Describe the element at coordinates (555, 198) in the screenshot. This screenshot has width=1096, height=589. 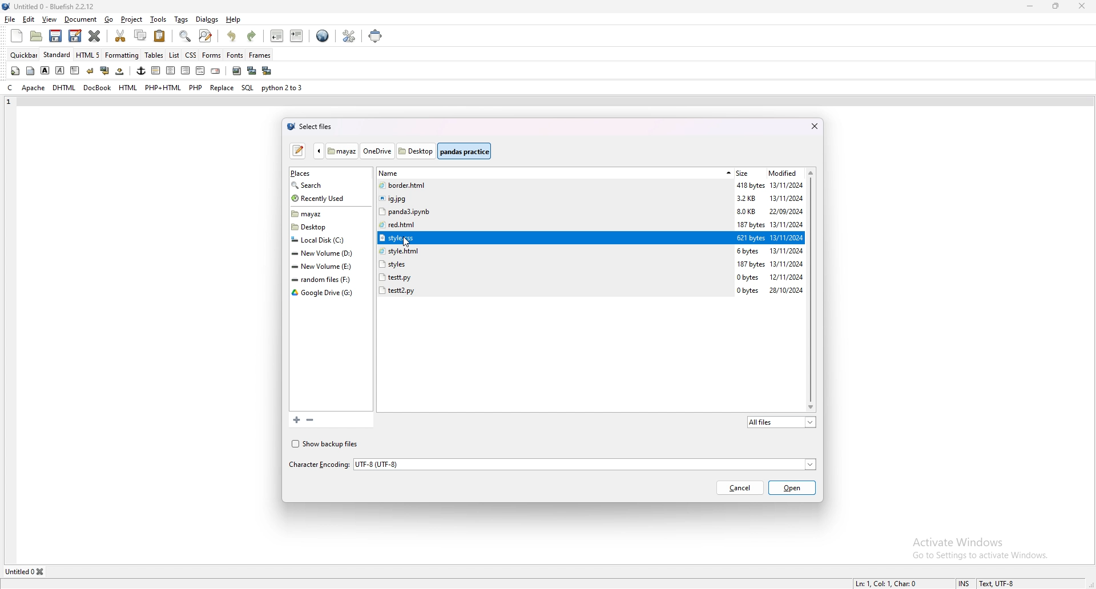
I see `file` at that location.